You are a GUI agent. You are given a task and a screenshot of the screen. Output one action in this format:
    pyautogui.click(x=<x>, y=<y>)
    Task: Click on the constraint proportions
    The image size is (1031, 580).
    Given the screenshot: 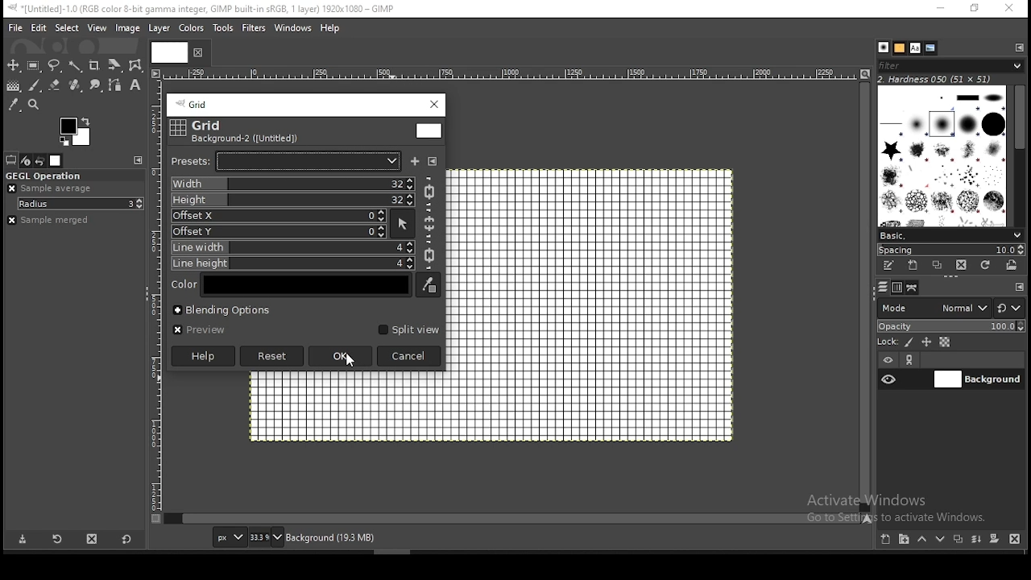 What is the action you would take?
    pyautogui.click(x=428, y=191)
    